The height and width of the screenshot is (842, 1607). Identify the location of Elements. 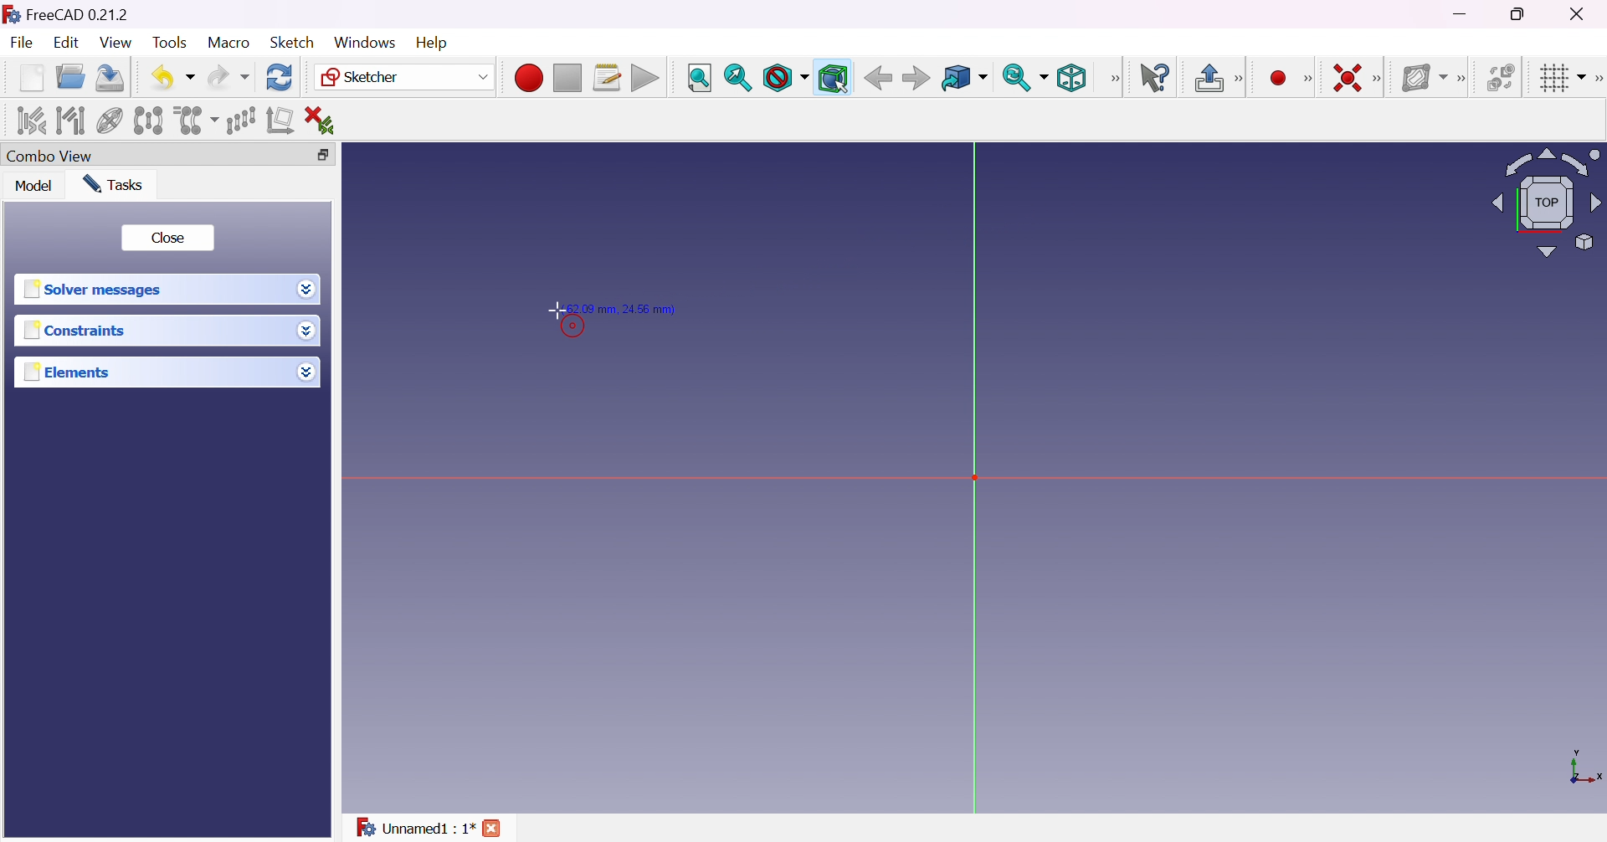
(69, 372).